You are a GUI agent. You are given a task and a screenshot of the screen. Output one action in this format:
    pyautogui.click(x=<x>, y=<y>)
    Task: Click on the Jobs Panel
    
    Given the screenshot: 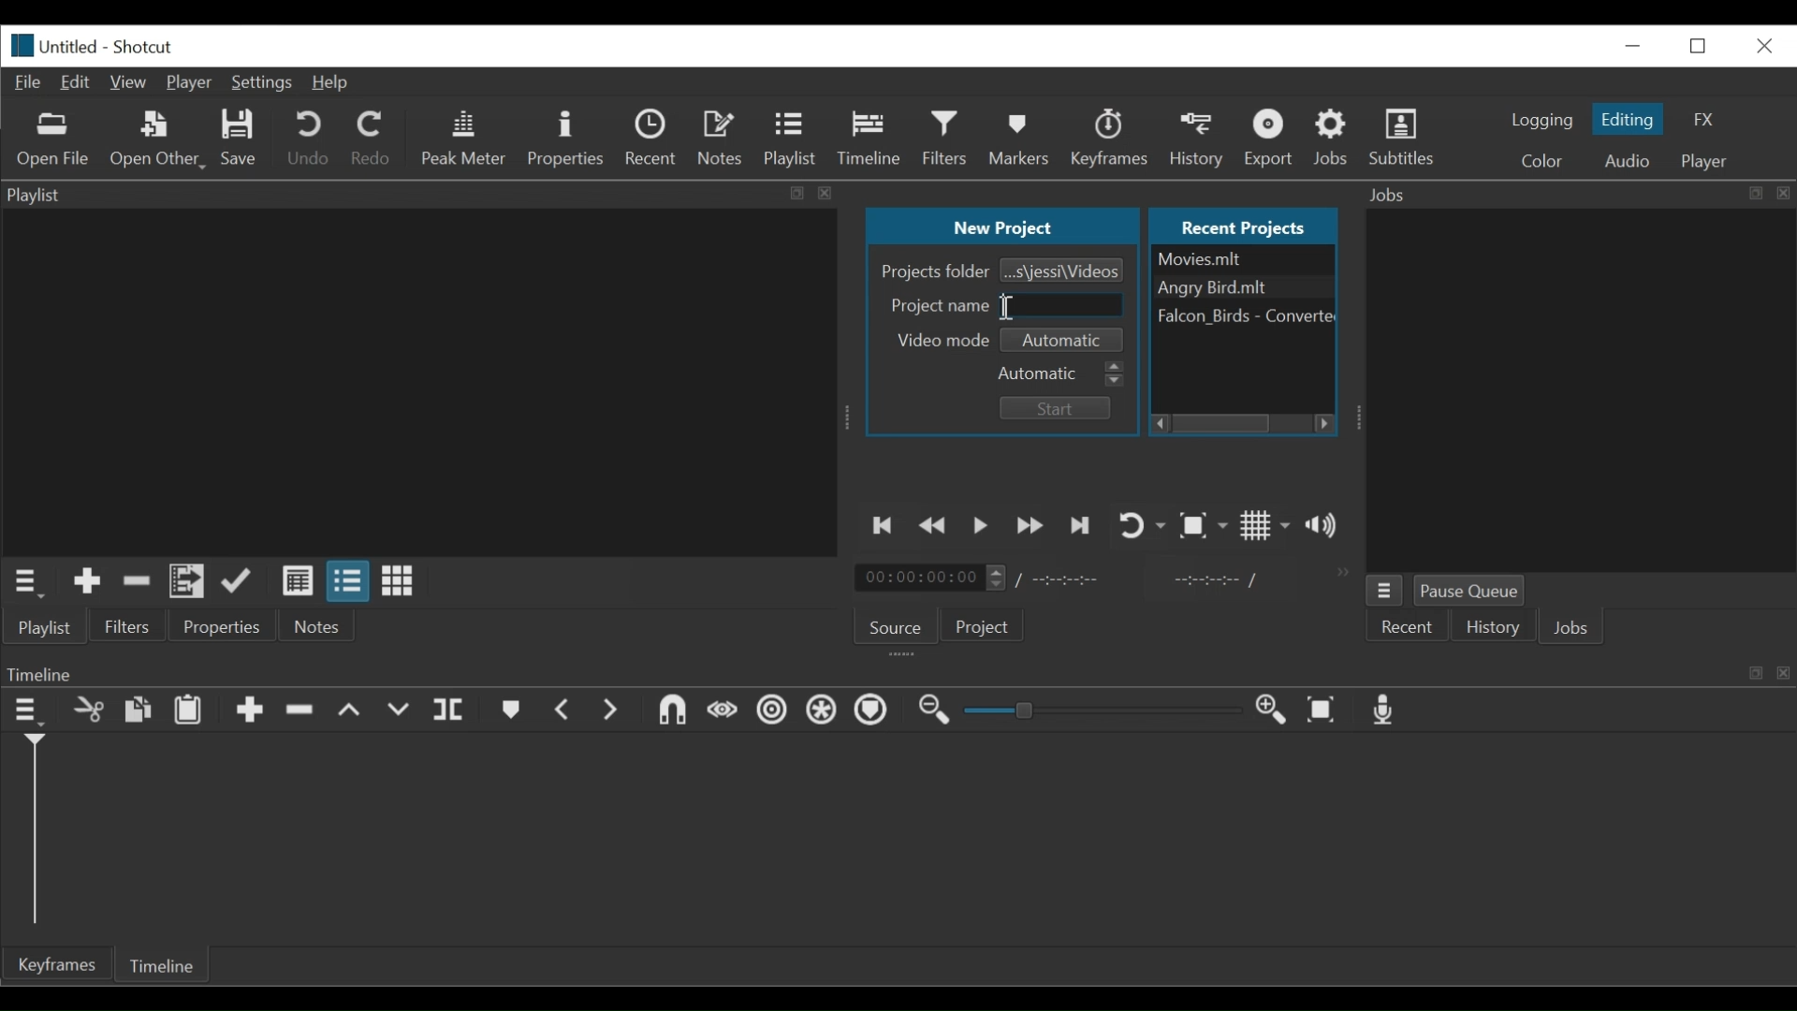 What is the action you would take?
    pyautogui.click(x=1580, y=389)
    